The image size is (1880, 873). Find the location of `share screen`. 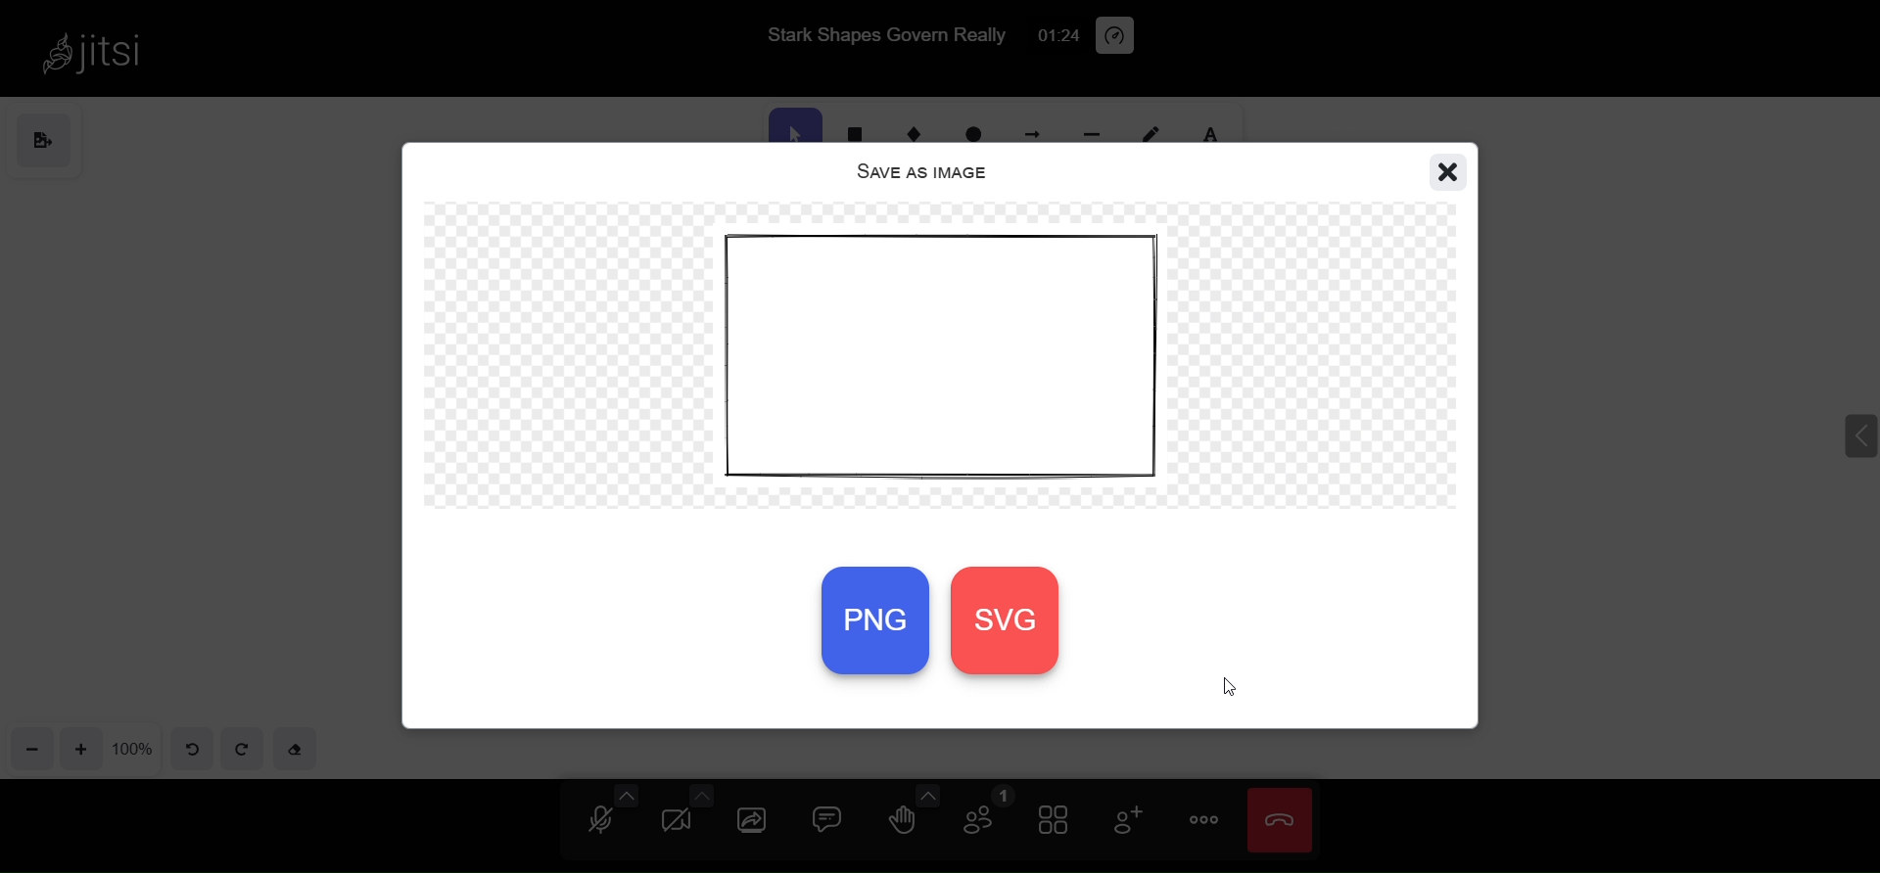

share screen is located at coordinates (750, 820).